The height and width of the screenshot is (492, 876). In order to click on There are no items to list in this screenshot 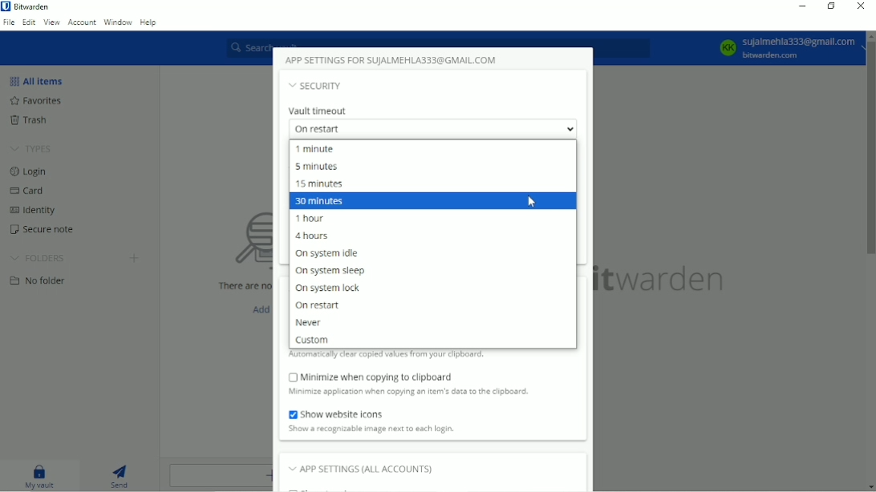, I will do `click(237, 286)`.